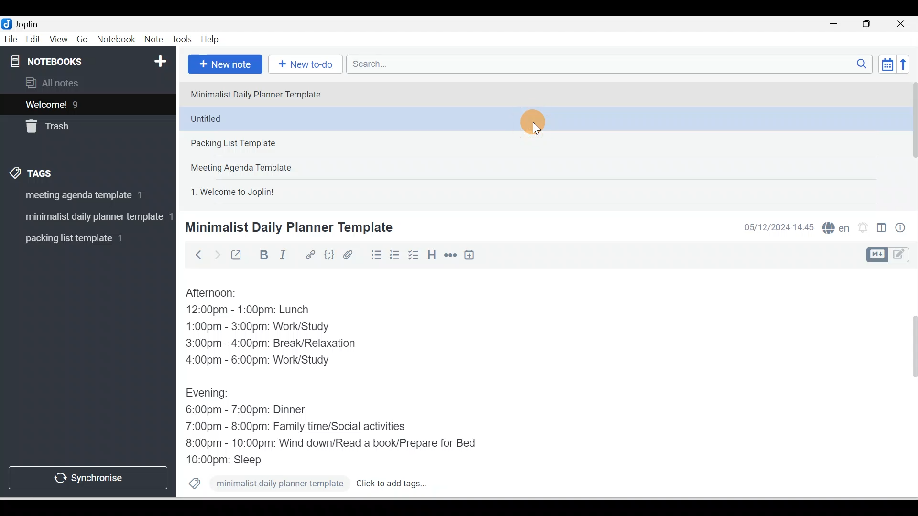 This screenshot has width=918, height=516. What do you see at coordinates (87, 83) in the screenshot?
I see `All notes` at bounding box center [87, 83].